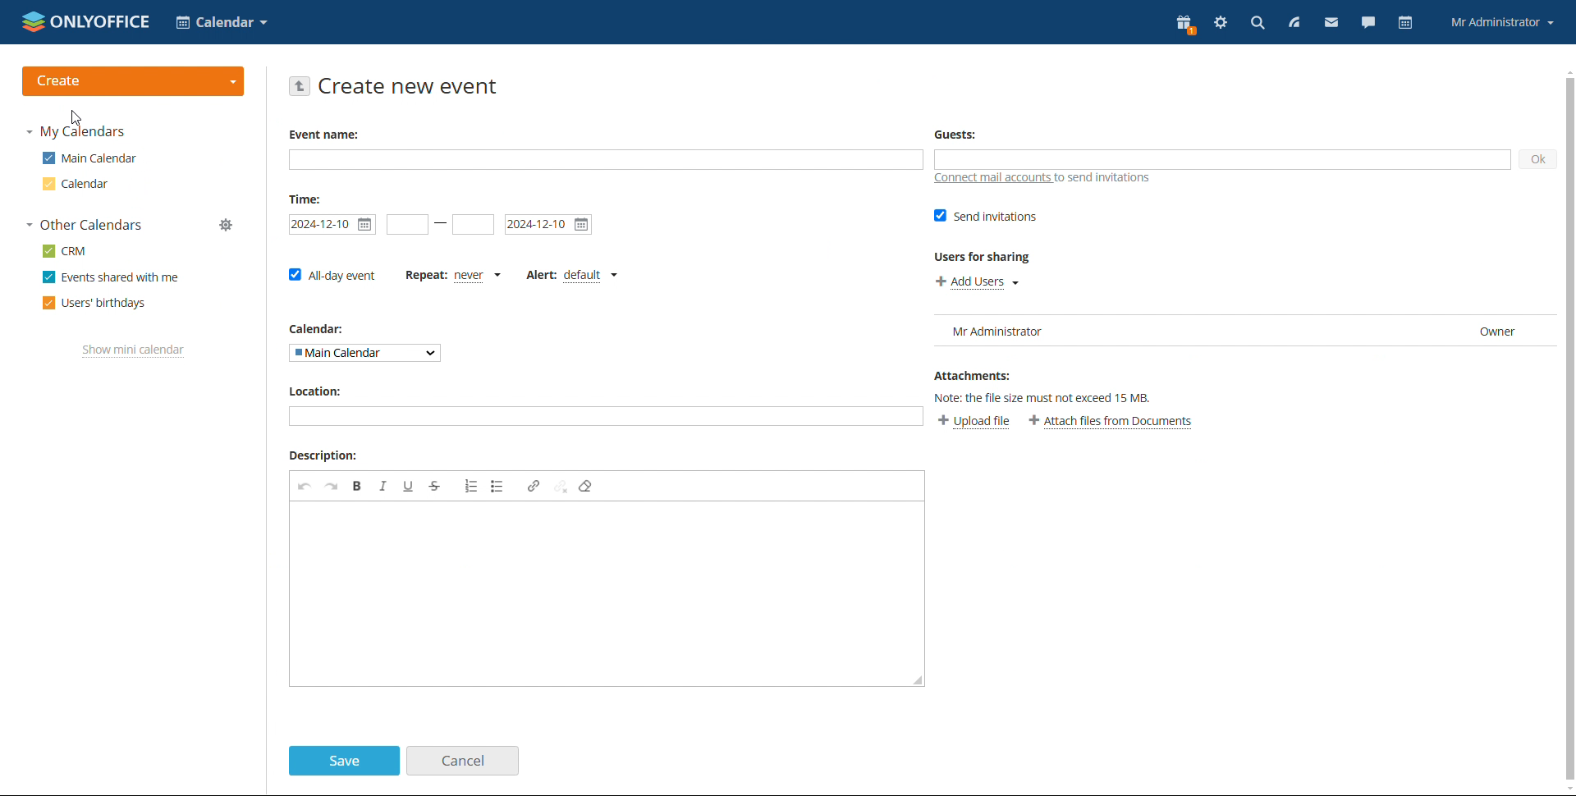  What do you see at coordinates (472, 486) in the screenshot?
I see `insert/remove numbered list` at bounding box center [472, 486].